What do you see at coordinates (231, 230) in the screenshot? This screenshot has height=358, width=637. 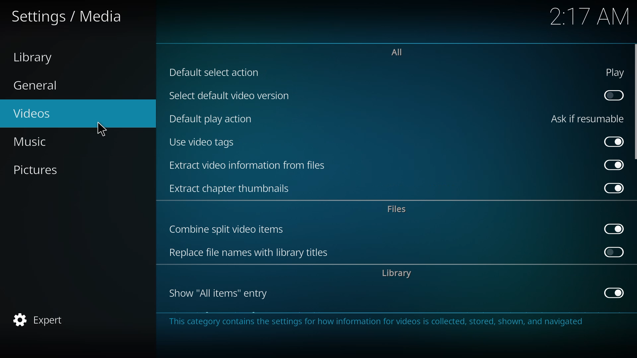 I see `combine split video items` at bounding box center [231, 230].